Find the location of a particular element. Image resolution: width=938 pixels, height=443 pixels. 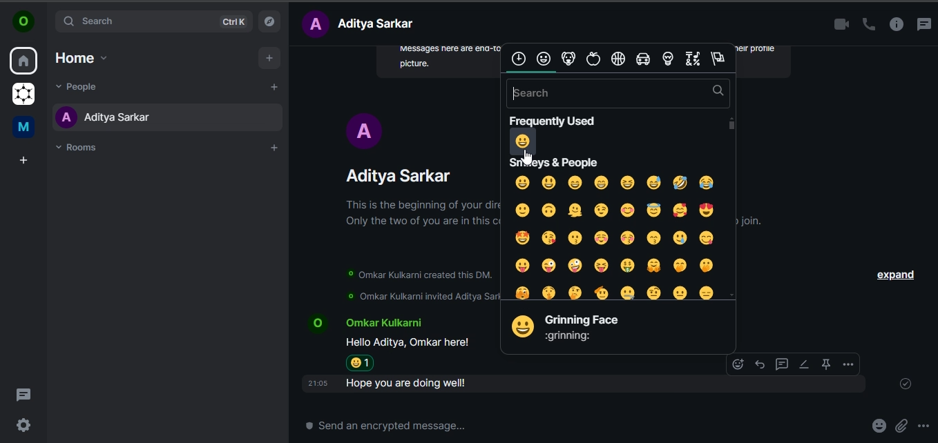

text is located at coordinates (362, 23).